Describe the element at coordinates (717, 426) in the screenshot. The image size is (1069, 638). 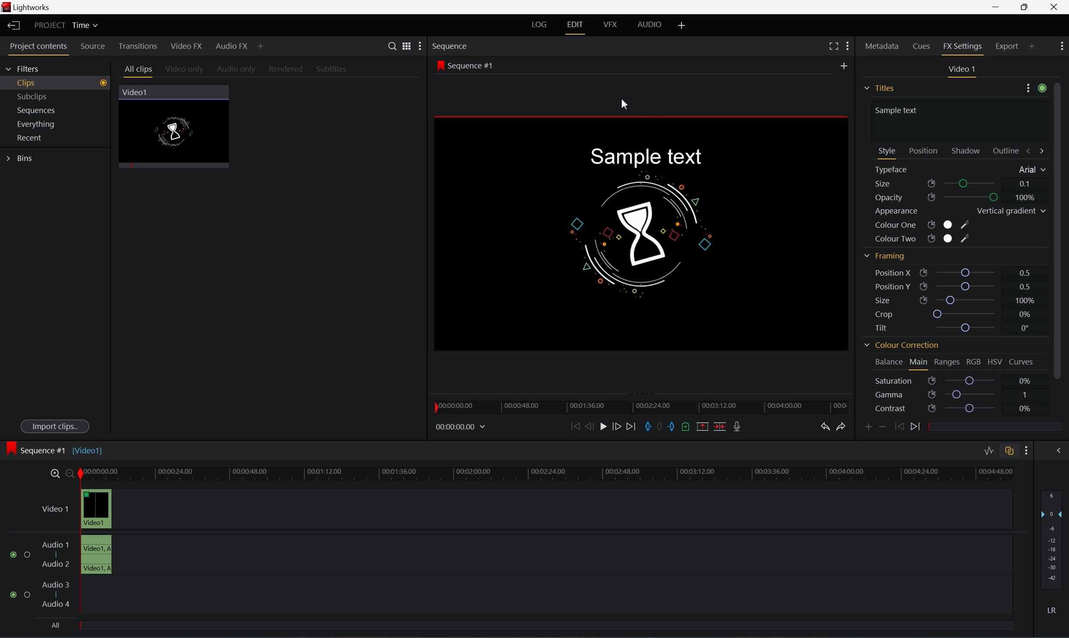
I see `delete/cut` at that location.